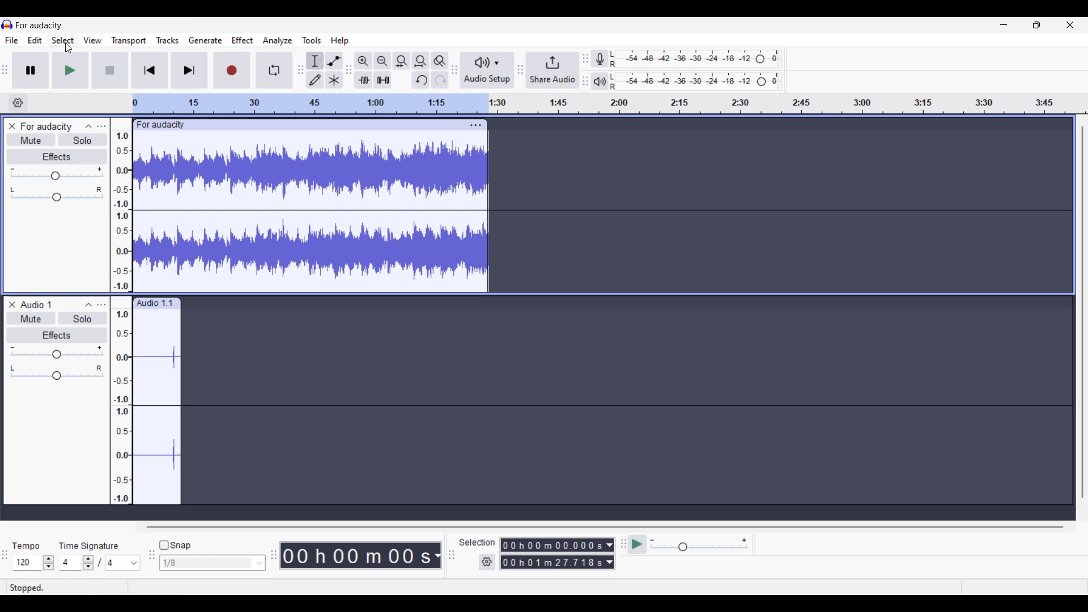  Describe the element at coordinates (39, 26) in the screenshot. I see `for audacity` at that location.